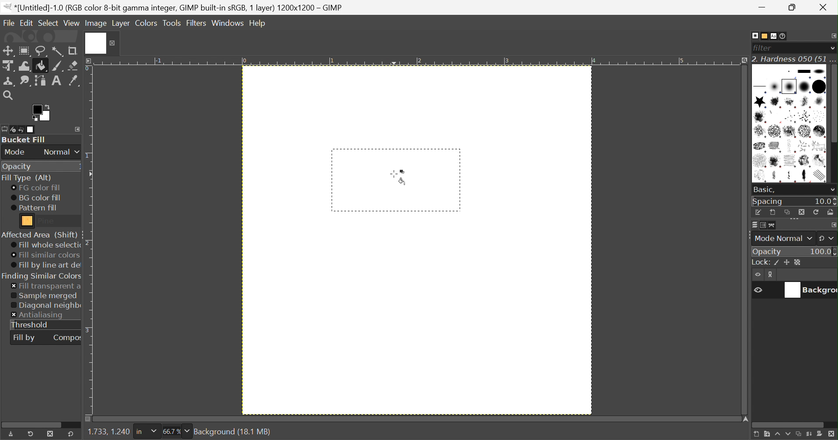 Image resolution: width=838 pixels, height=440 pixels. I want to click on Oils, so click(804, 161).